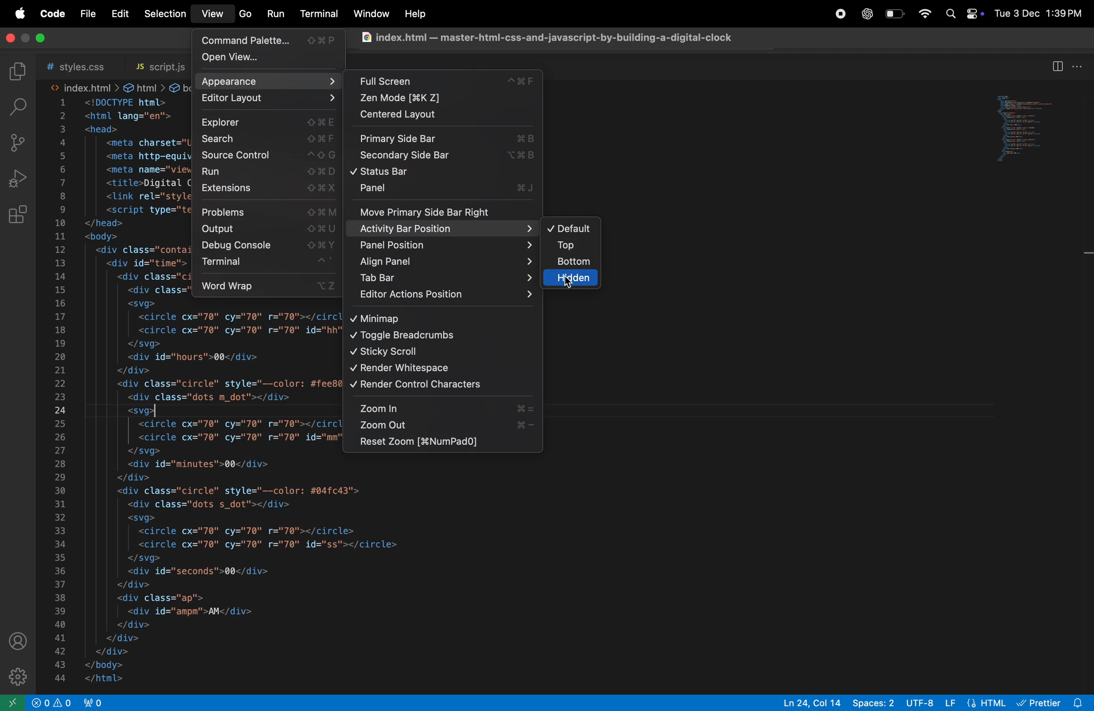 The image size is (1094, 711). What do you see at coordinates (270, 81) in the screenshot?
I see `apperance` at bounding box center [270, 81].